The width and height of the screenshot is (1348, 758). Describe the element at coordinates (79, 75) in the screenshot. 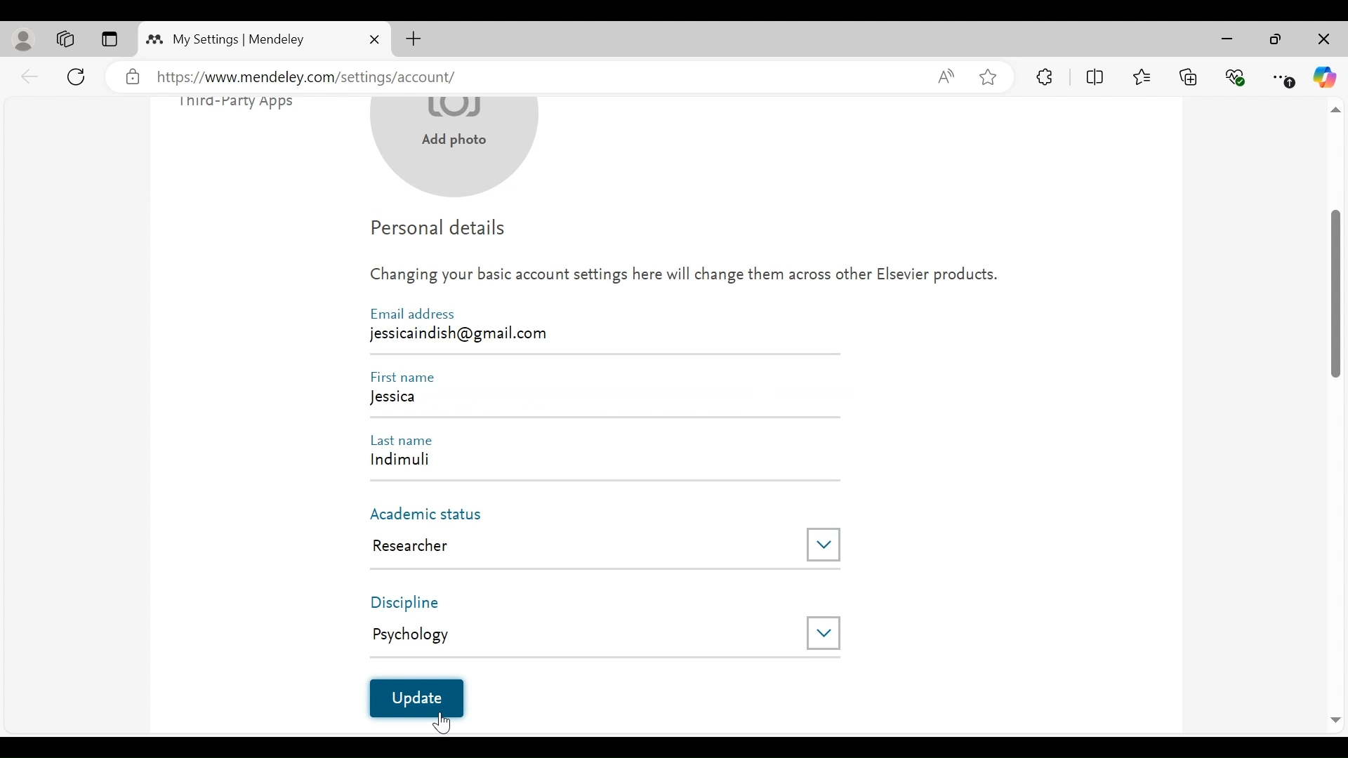

I see `Reload` at that location.